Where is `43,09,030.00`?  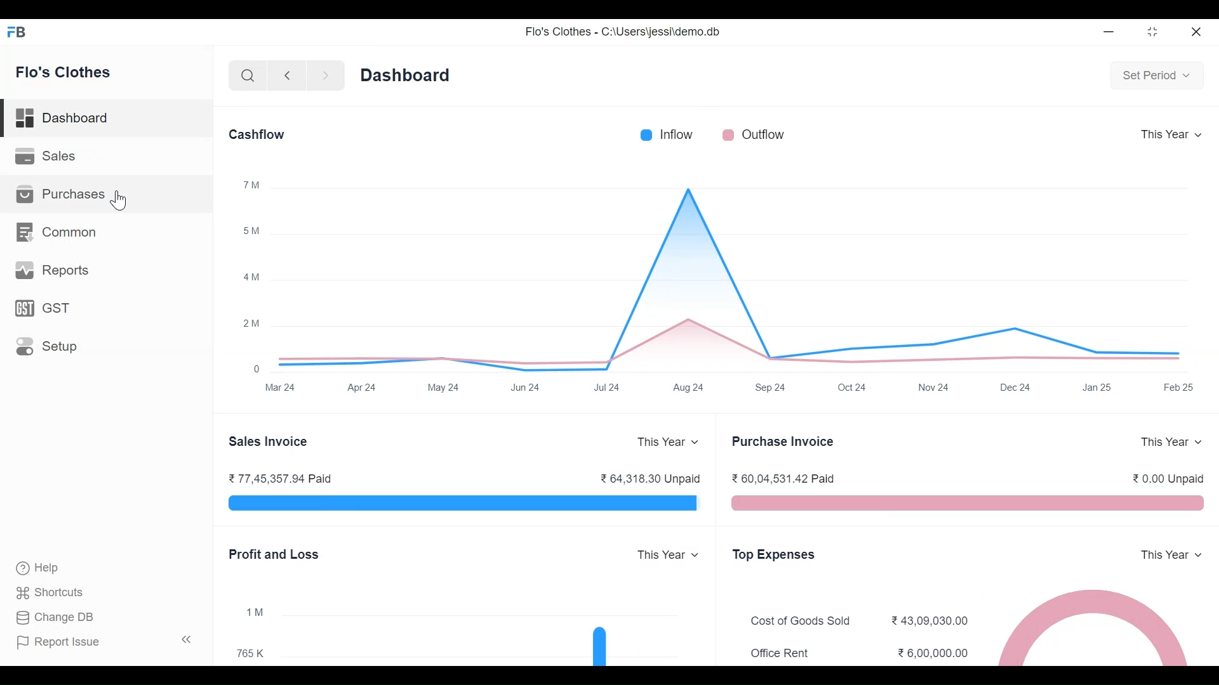
43,09,030.00 is located at coordinates (932, 620).